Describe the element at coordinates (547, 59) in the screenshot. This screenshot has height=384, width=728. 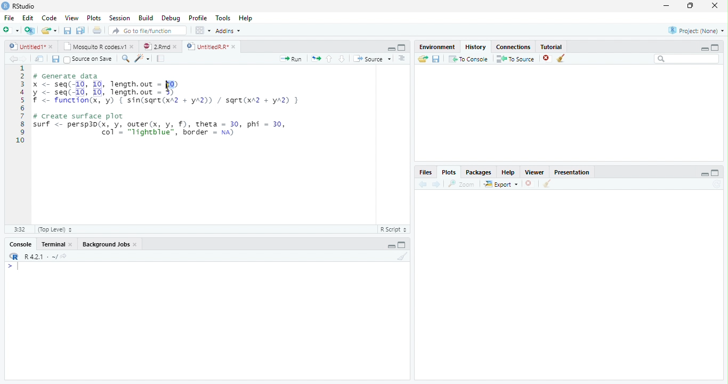
I see `Remove the selected history entries` at that location.